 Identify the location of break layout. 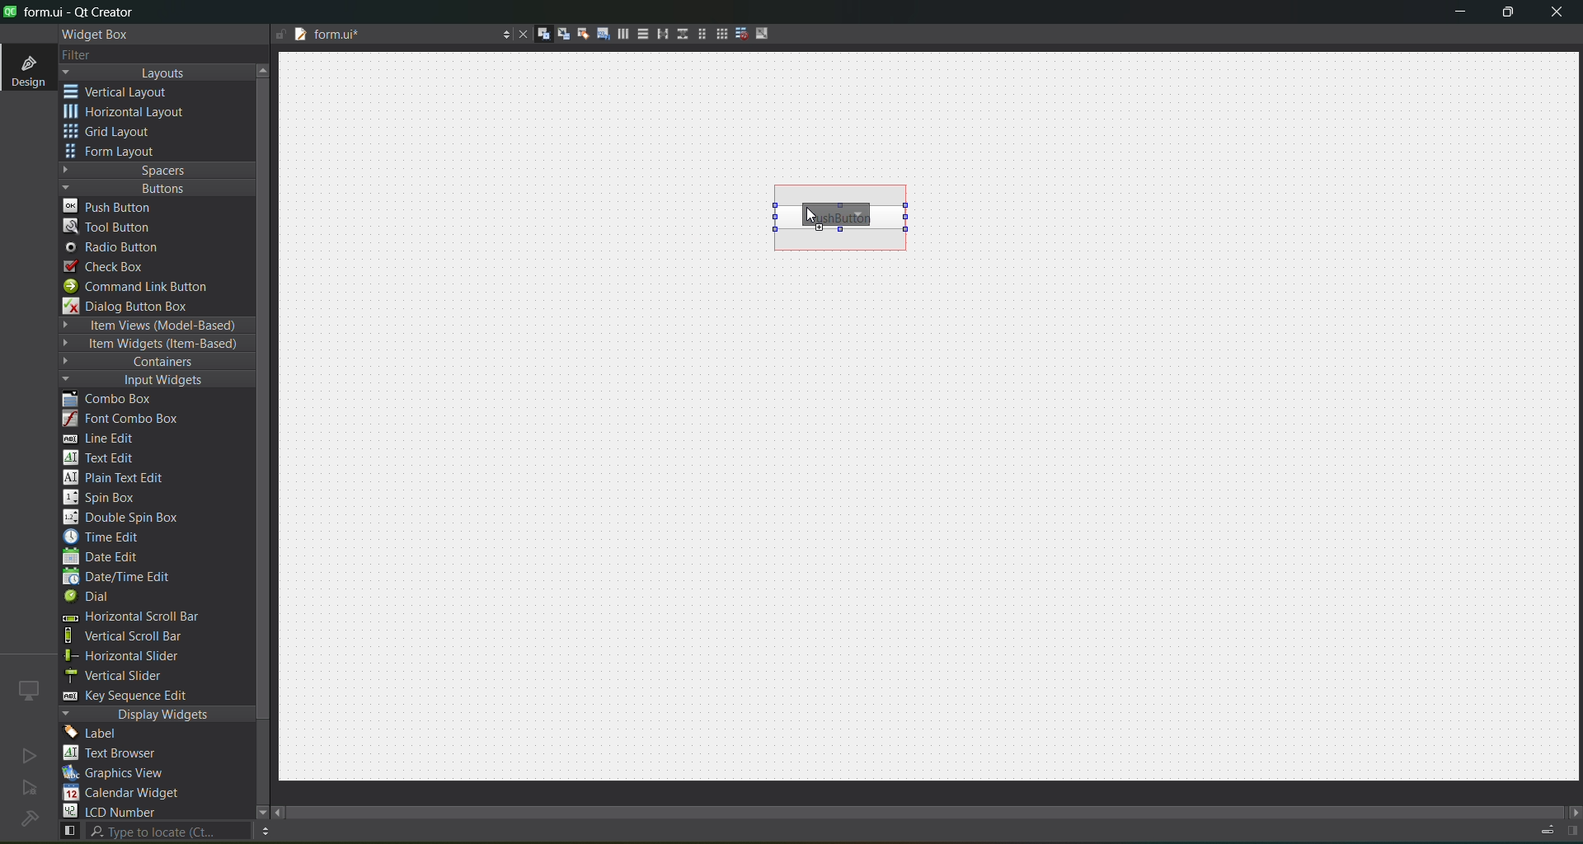
(737, 35).